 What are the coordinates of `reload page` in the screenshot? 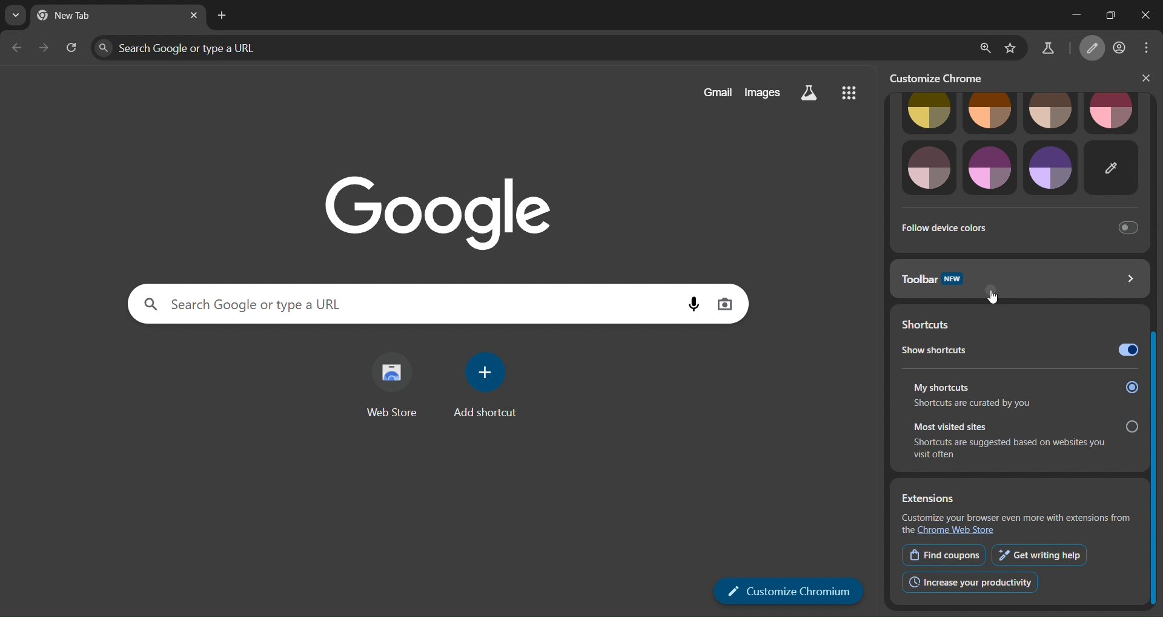 It's located at (71, 46).